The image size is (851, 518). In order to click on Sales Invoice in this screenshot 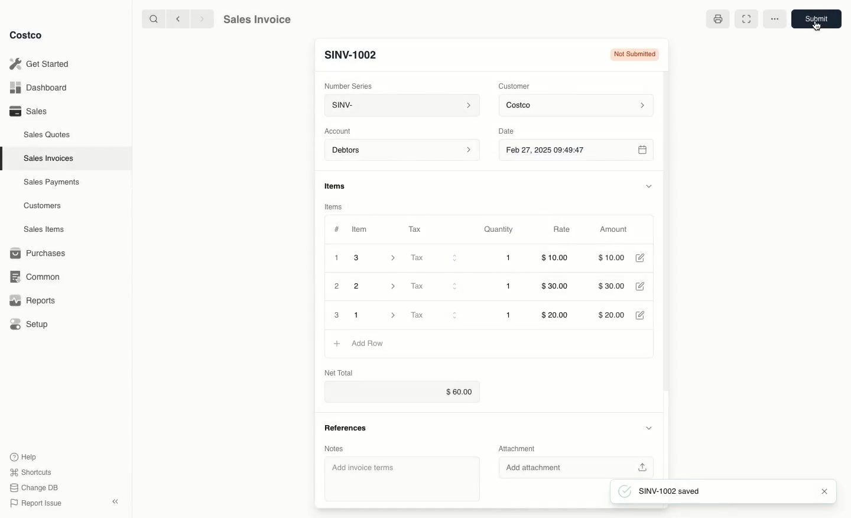, I will do `click(256, 20)`.